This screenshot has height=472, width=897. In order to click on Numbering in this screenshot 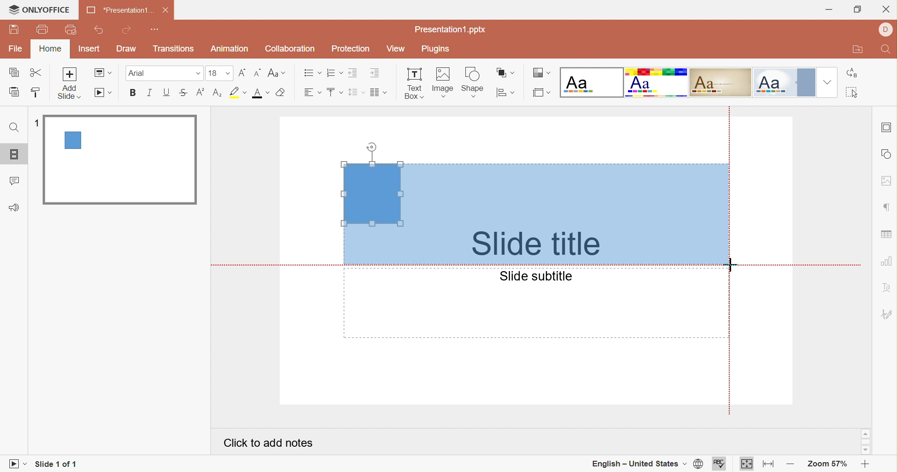, I will do `click(335, 73)`.